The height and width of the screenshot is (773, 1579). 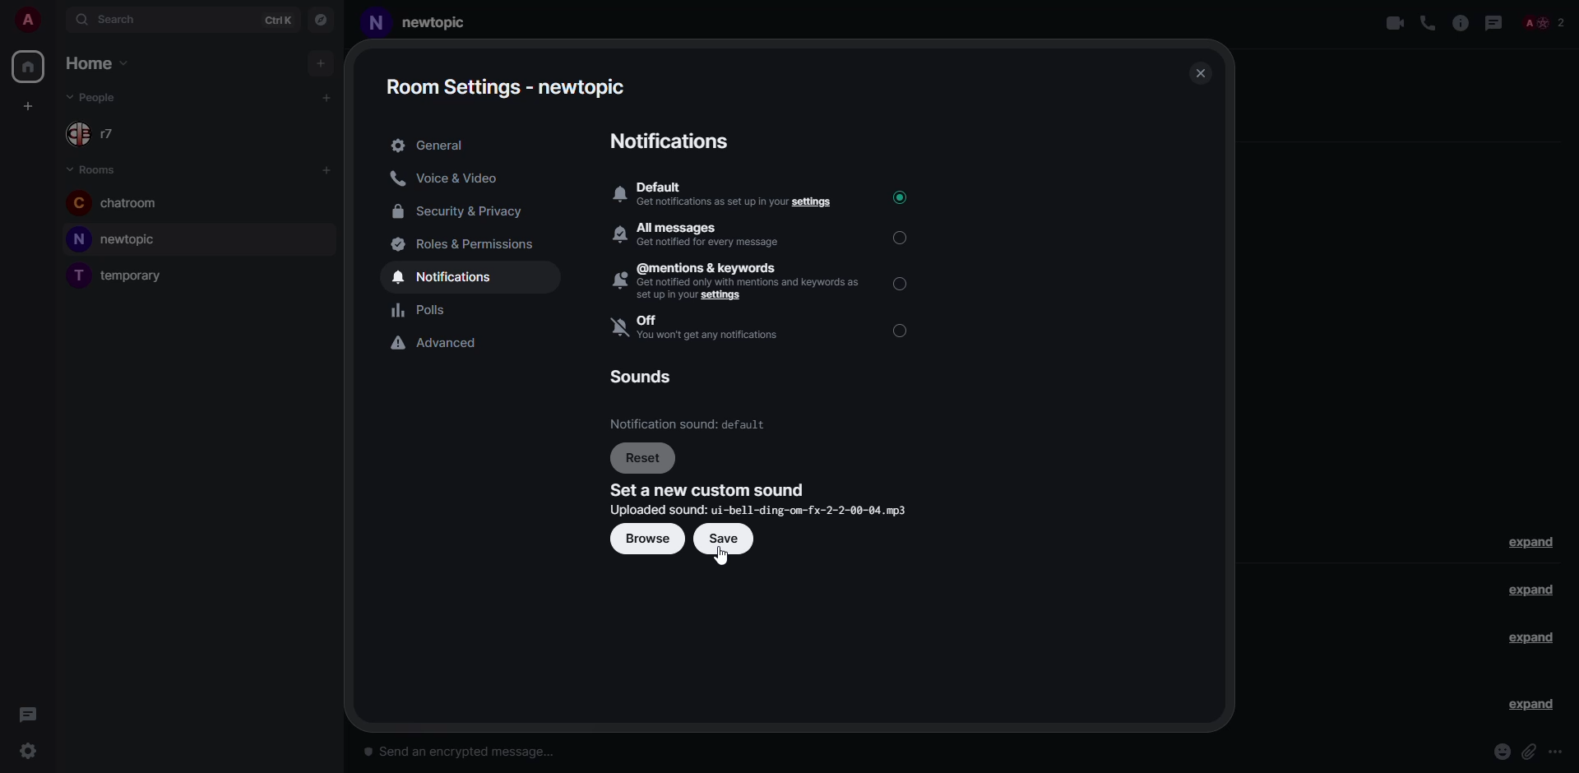 I want to click on sounds, so click(x=643, y=376).